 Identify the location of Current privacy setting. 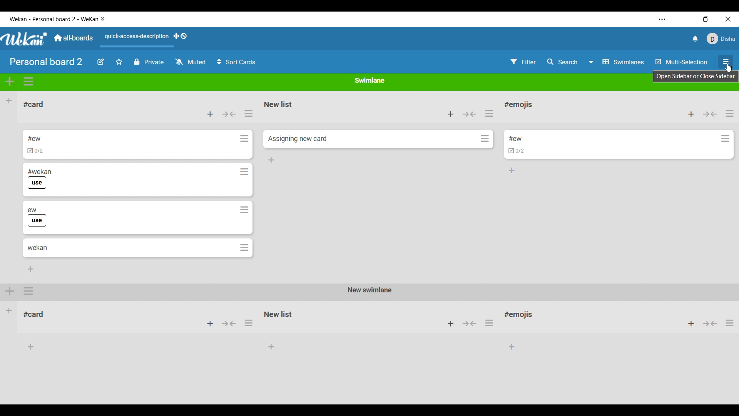
(149, 62).